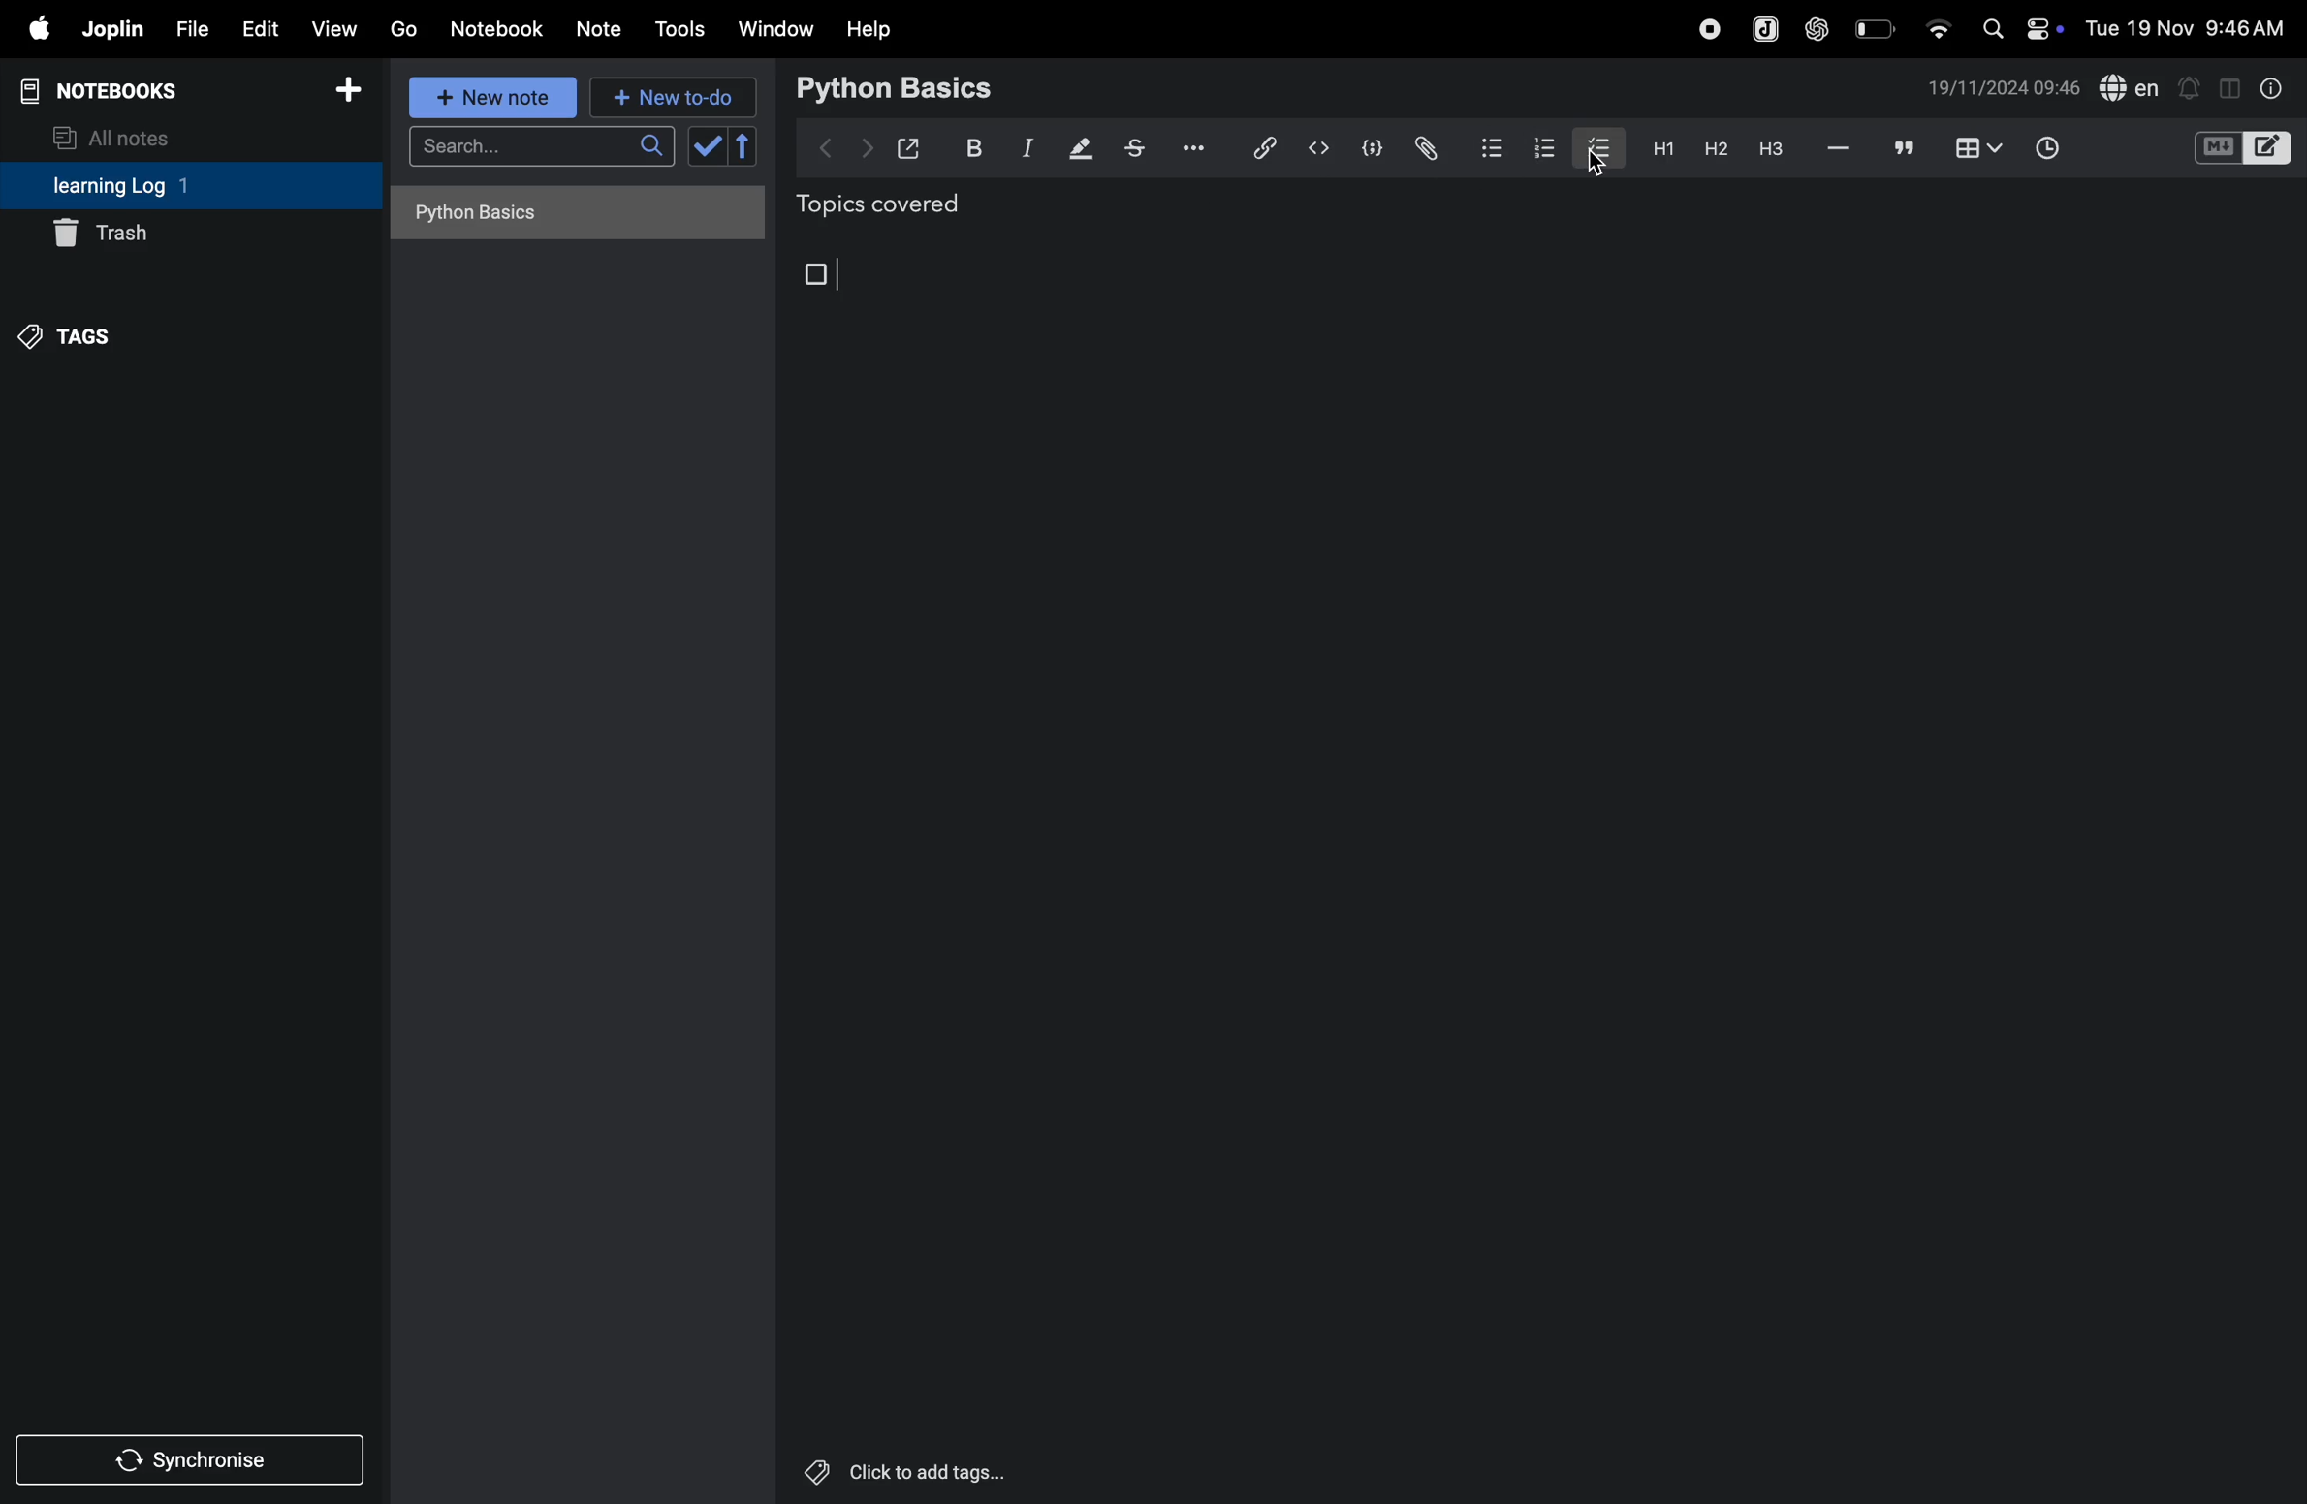 Image resolution: width=2307 pixels, height=1504 pixels. What do you see at coordinates (1905, 150) in the screenshot?
I see `comment` at bounding box center [1905, 150].